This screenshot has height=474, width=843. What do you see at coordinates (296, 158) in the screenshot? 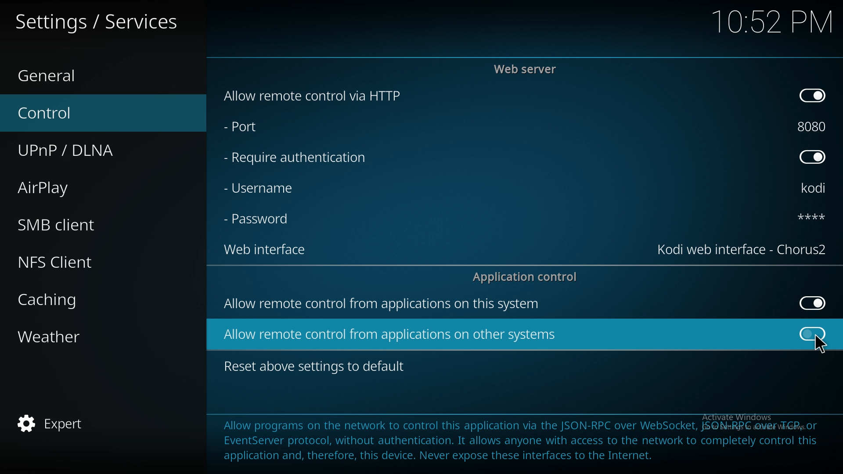
I see `require authentication` at bounding box center [296, 158].